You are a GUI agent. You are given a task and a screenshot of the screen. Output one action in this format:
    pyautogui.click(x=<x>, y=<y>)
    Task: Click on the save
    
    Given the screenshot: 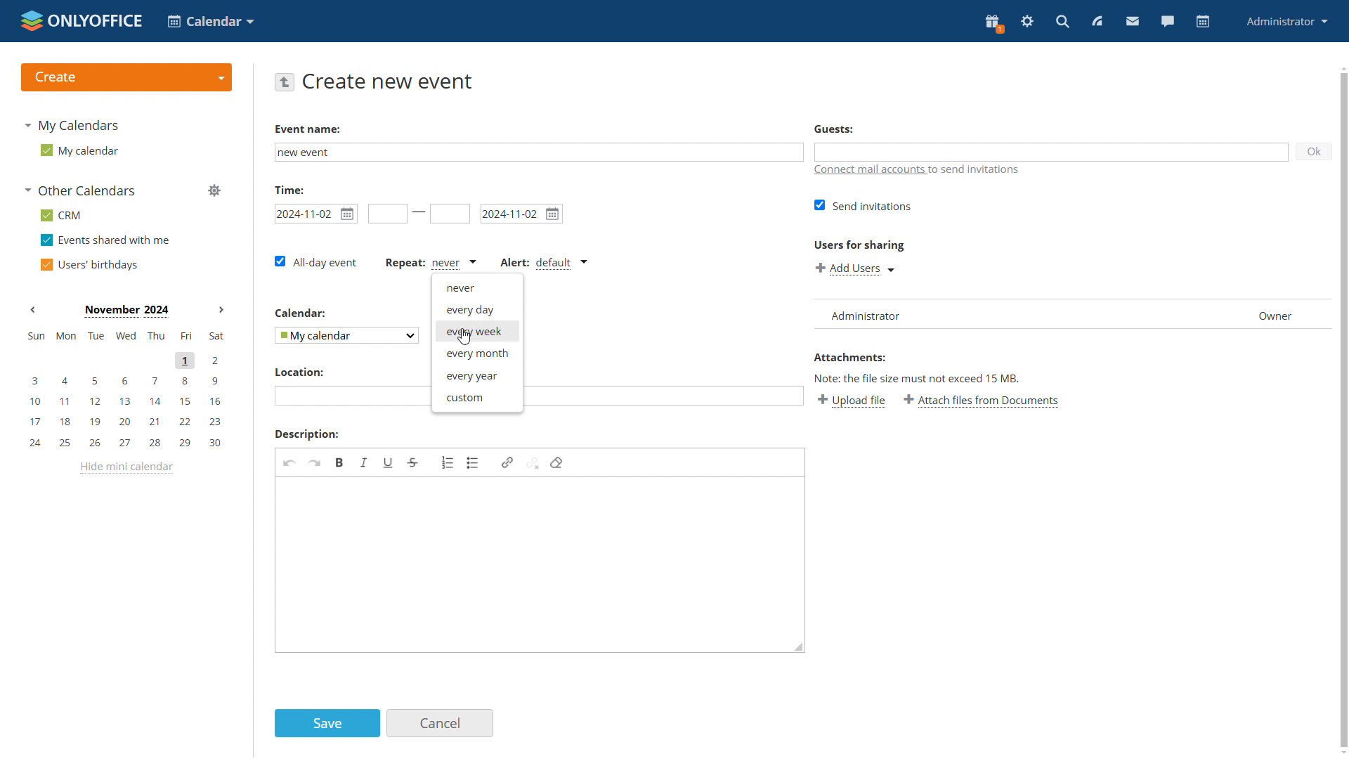 What is the action you would take?
    pyautogui.click(x=327, y=724)
    